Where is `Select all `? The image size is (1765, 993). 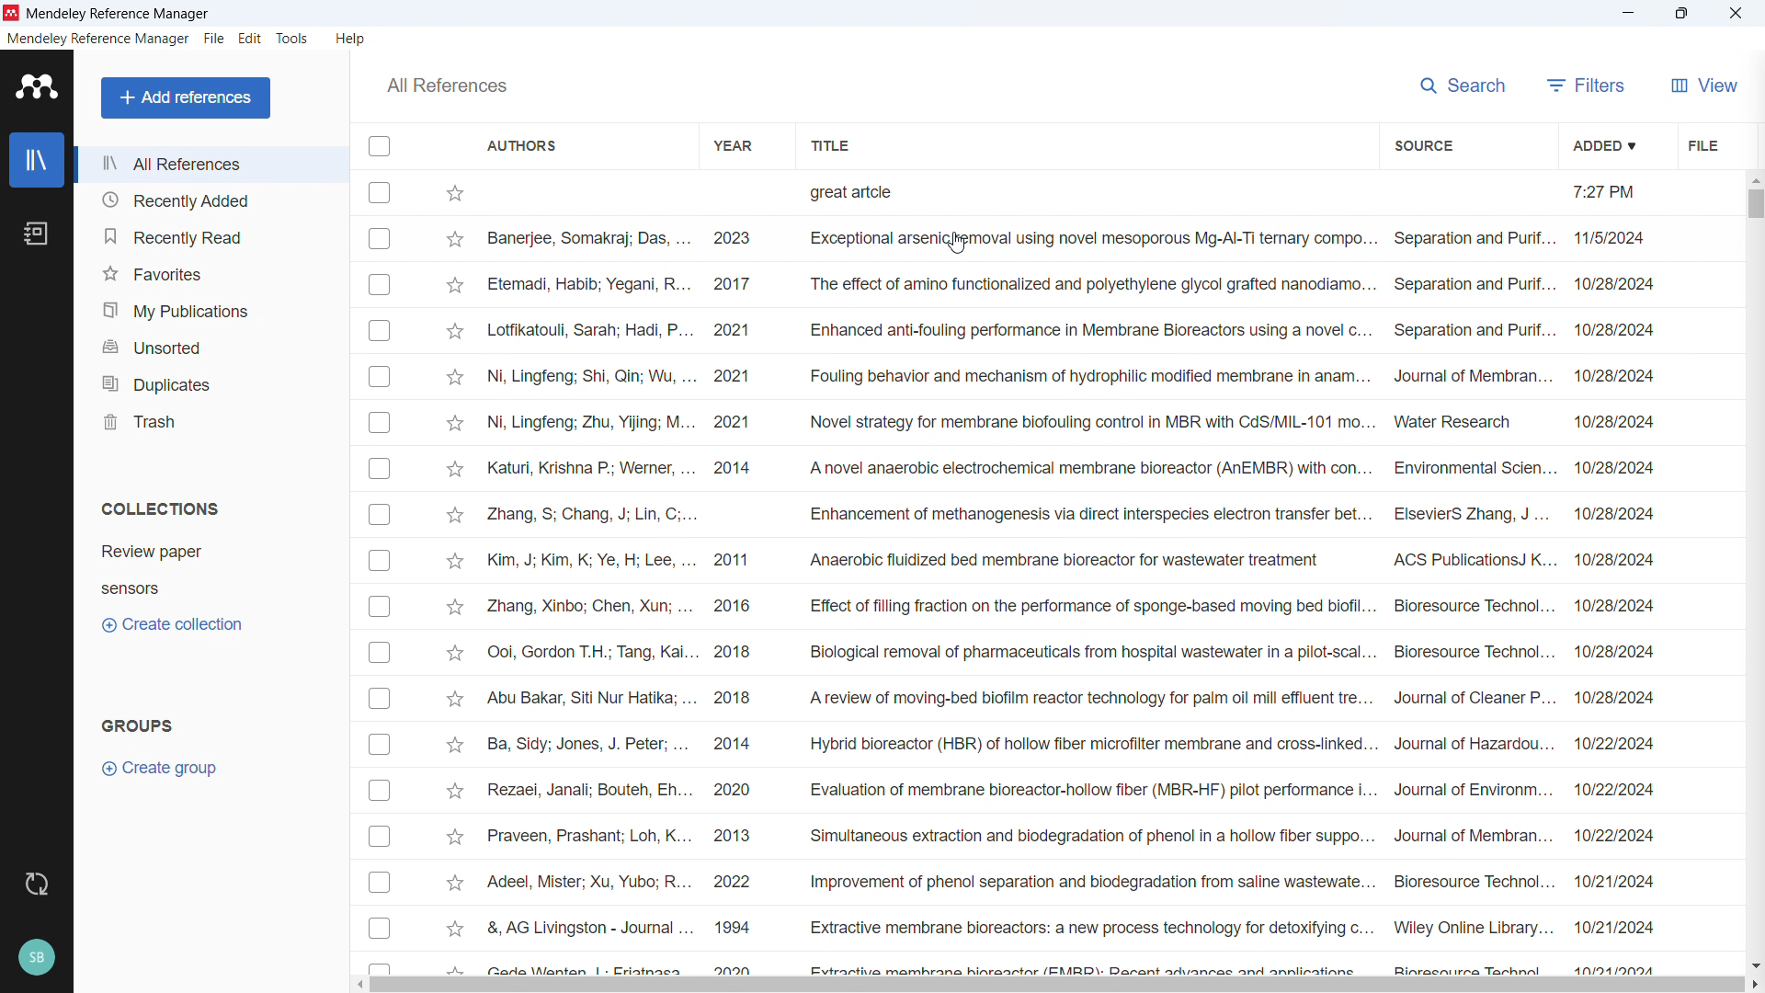
Select all  is located at coordinates (379, 147).